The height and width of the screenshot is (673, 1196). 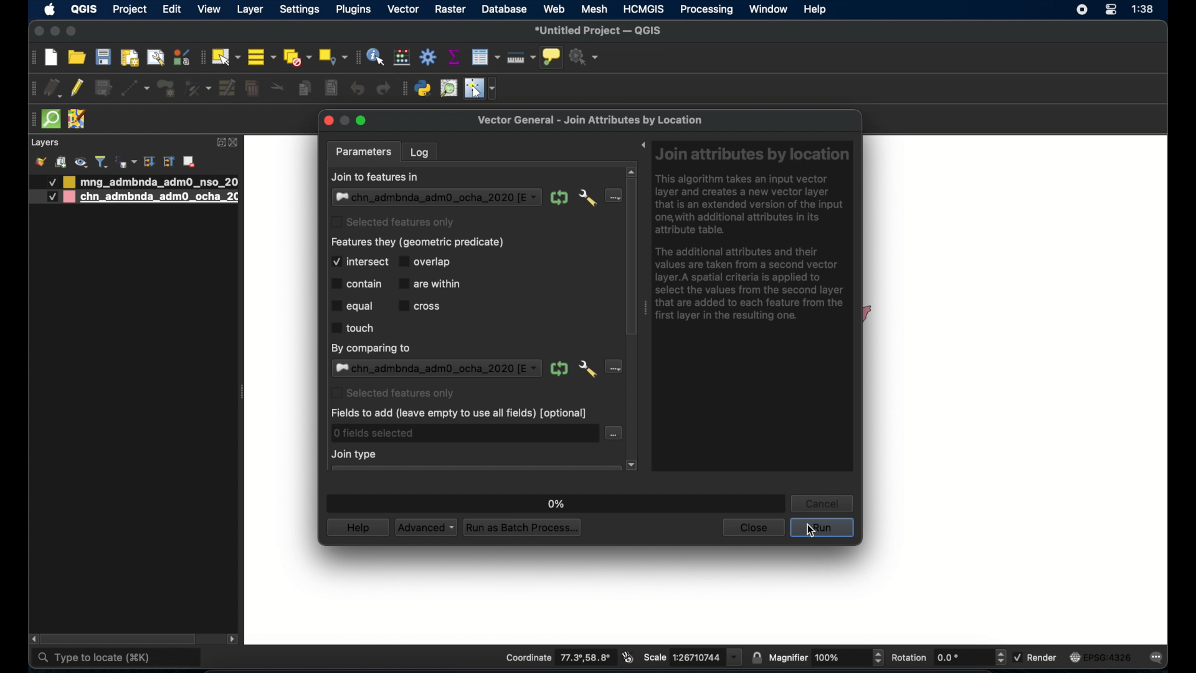 What do you see at coordinates (611, 196) in the screenshot?
I see `menu button` at bounding box center [611, 196].